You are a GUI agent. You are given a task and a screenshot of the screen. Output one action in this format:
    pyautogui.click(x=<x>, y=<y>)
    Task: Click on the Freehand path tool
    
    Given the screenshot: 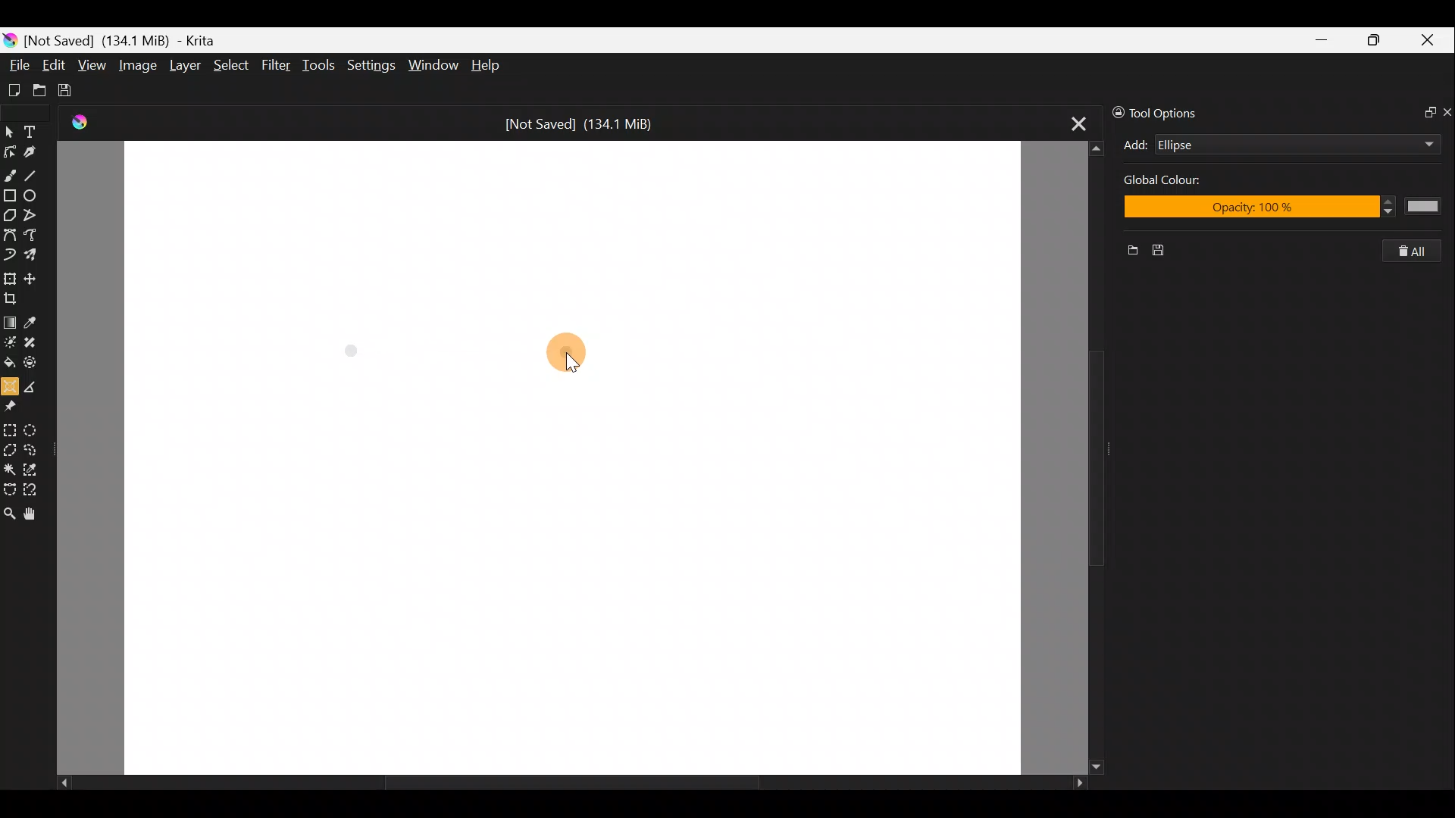 What is the action you would take?
    pyautogui.click(x=31, y=236)
    